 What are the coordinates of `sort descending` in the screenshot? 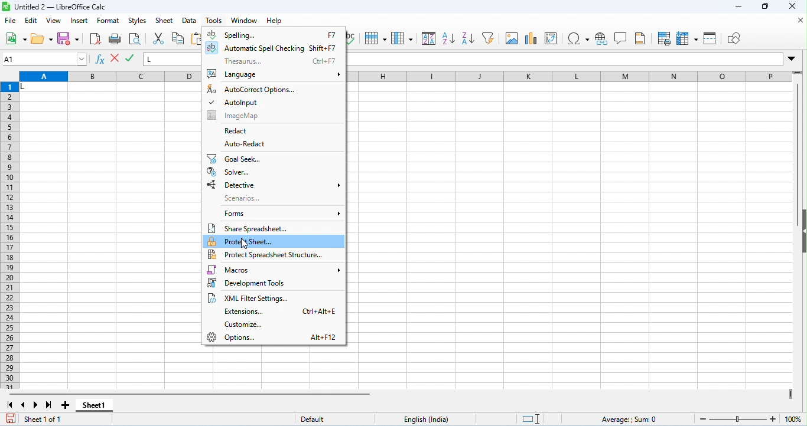 It's located at (467, 38).